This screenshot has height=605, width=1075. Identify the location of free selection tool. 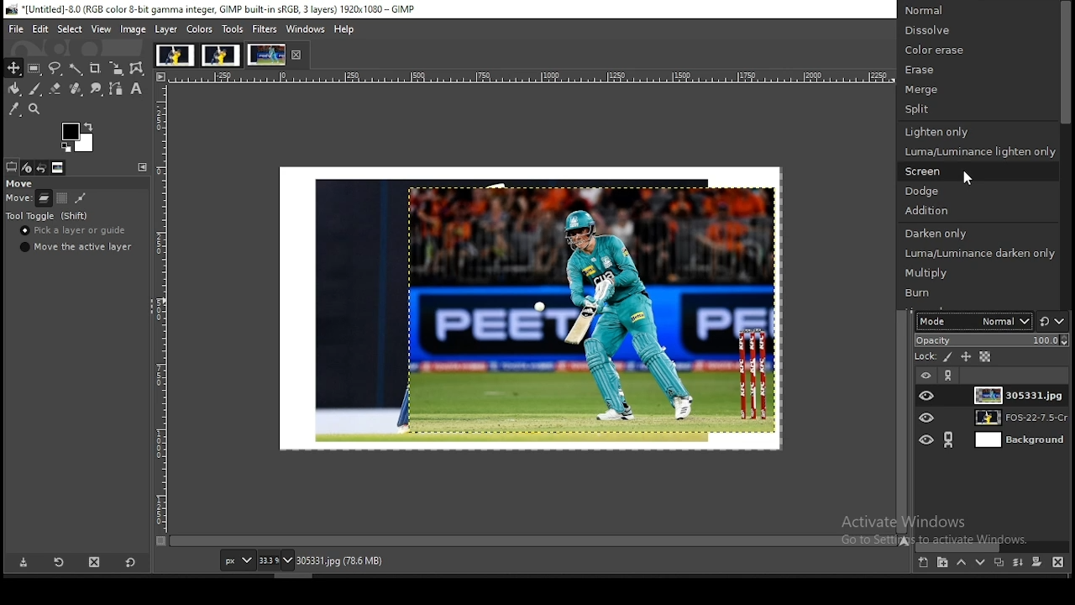
(56, 67).